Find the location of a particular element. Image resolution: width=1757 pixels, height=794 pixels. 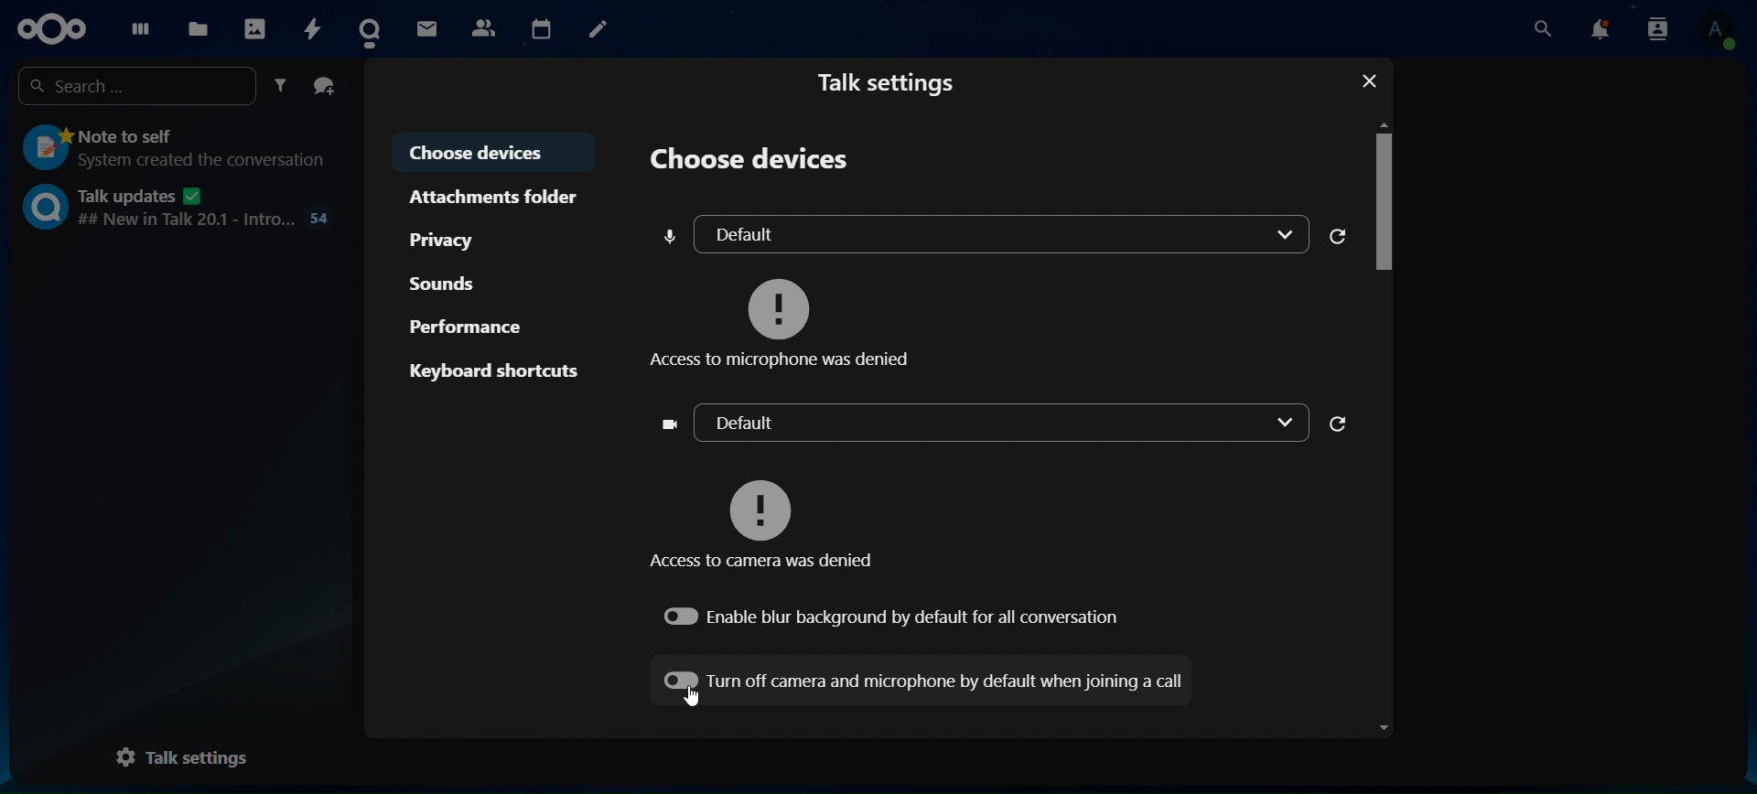

sounds is located at coordinates (449, 282).